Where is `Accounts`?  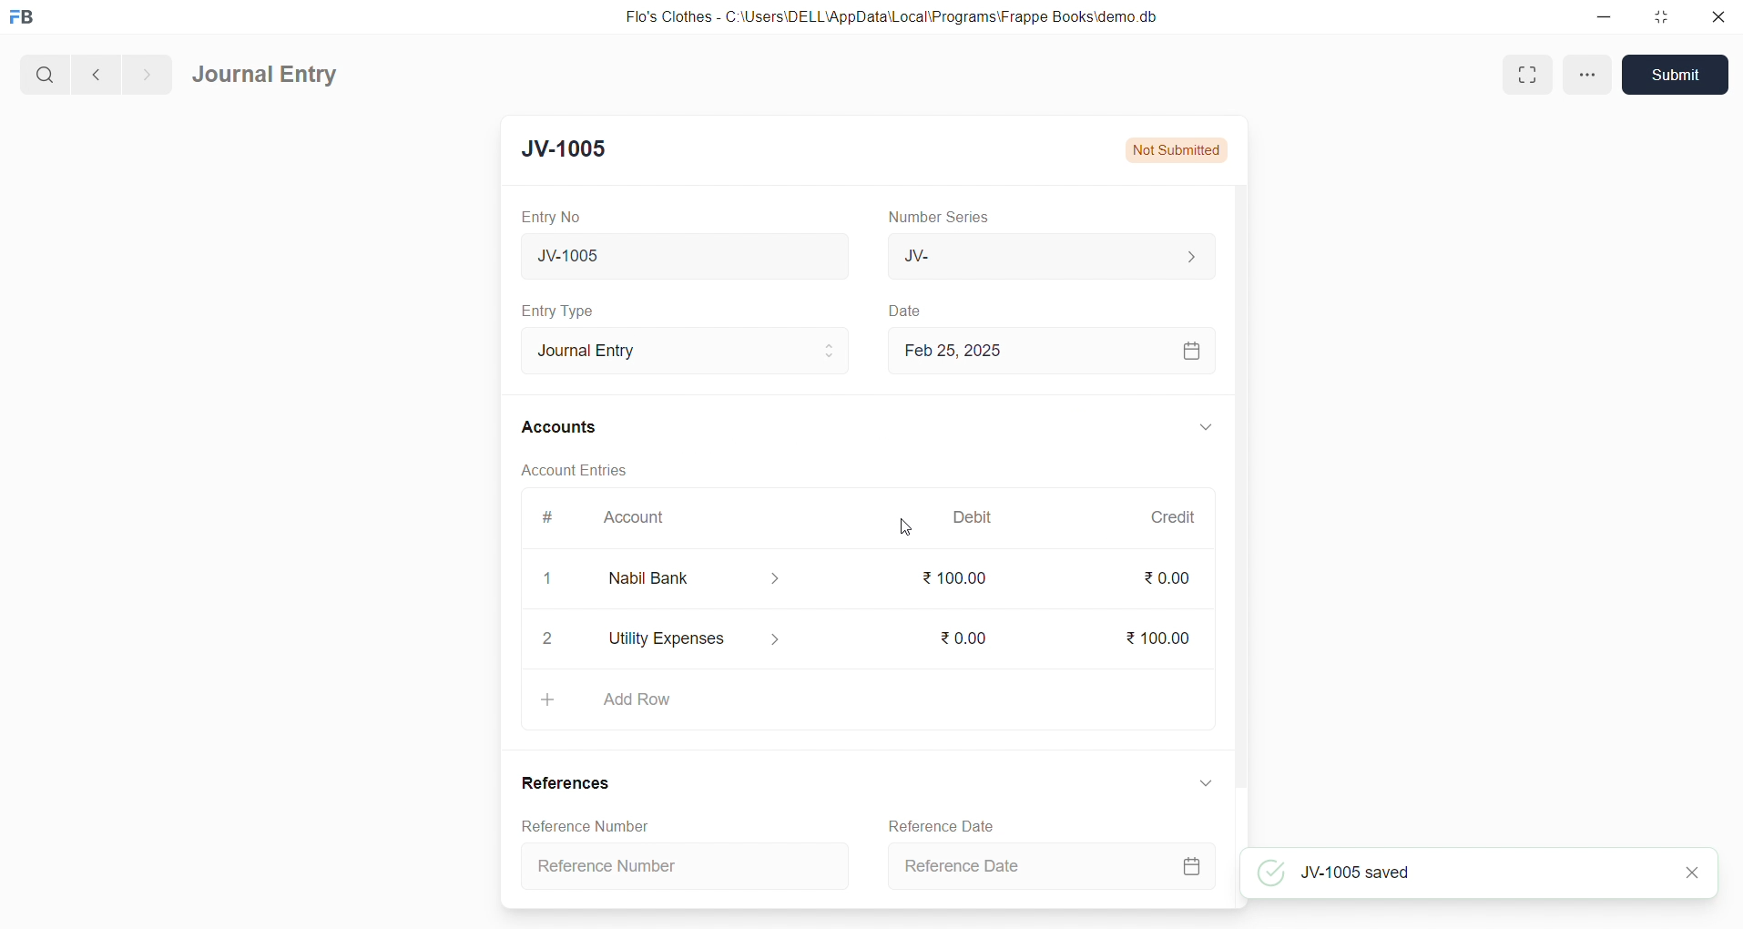 Accounts is located at coordinates (560, 429).